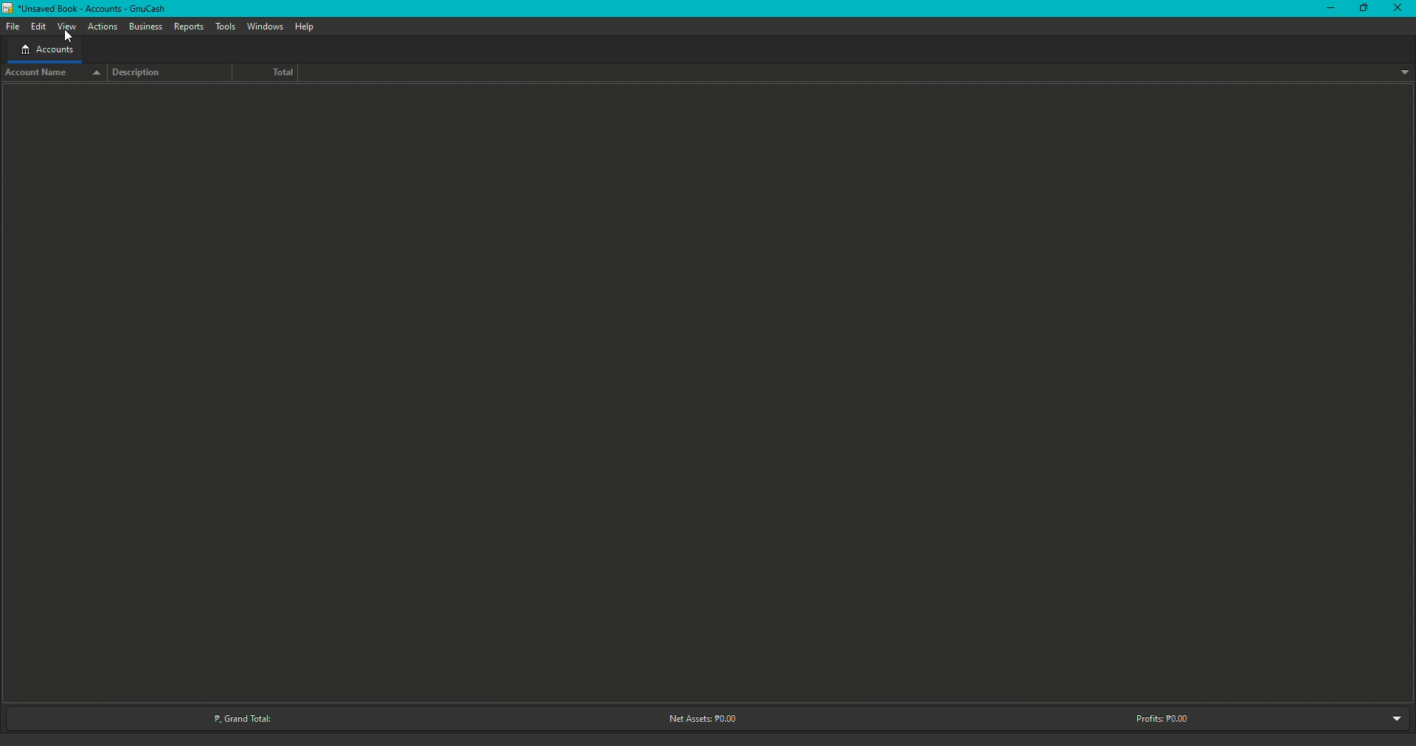  I want to click on Help, so click(307, 27).